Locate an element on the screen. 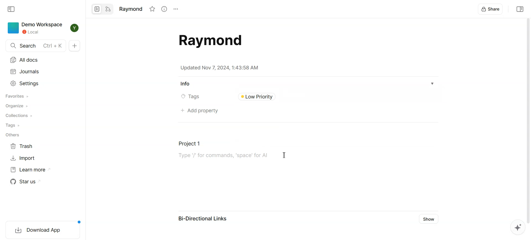 This screenshot has height=240, width=531. Edgeless is located at coordinates (108, 9).